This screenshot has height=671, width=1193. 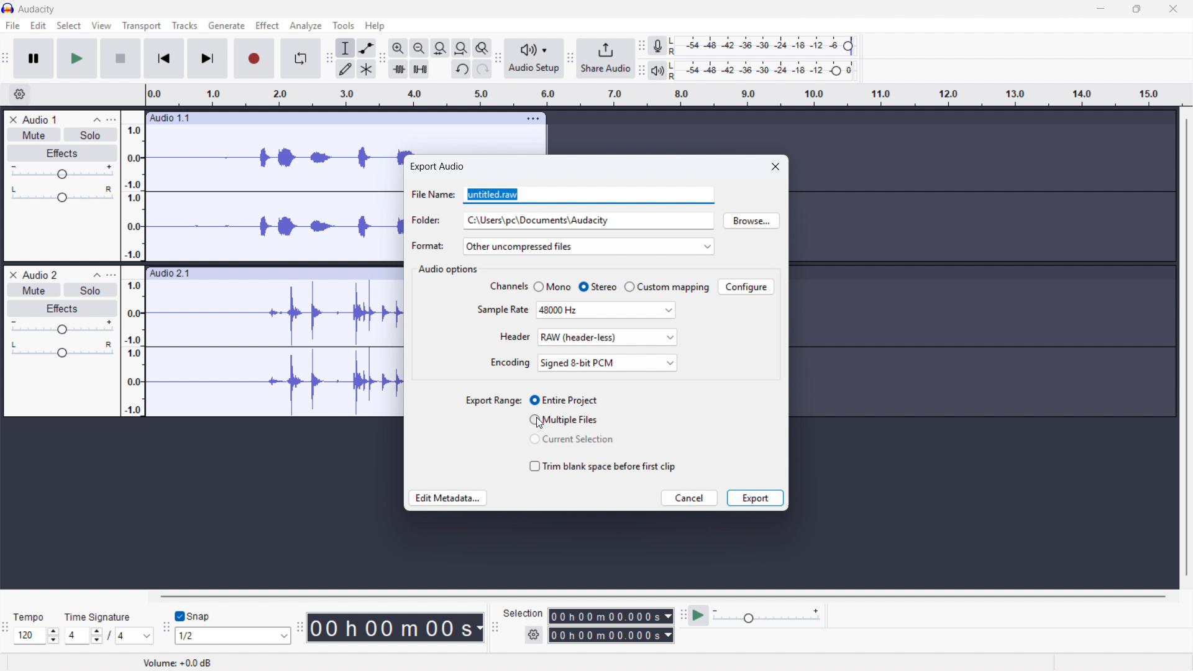 I want to click on audio options, so click(x=449, y=270).